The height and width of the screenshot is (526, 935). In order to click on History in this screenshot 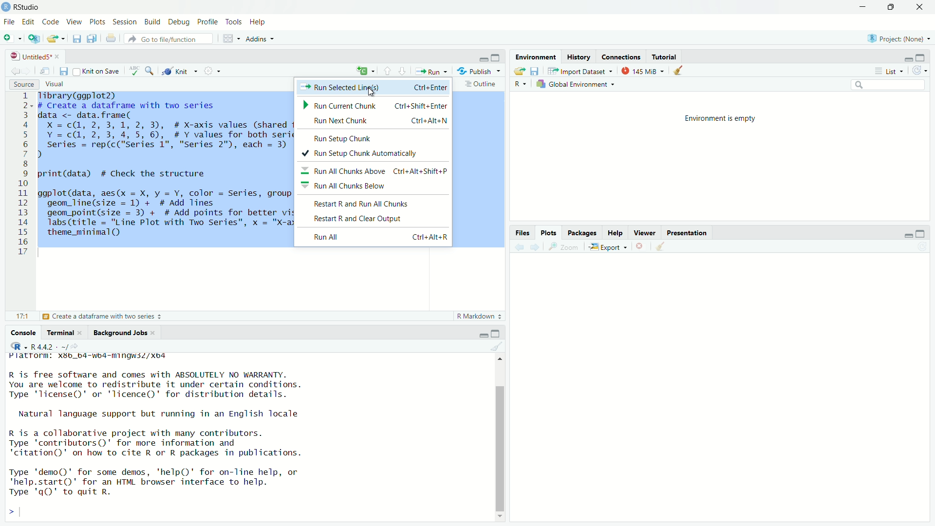, I will do `click(578, 57)`.